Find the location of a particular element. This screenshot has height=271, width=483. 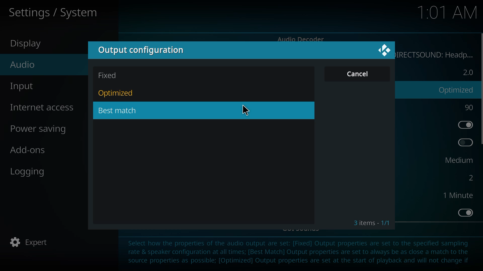

2 is located at coordinates (467, 73).